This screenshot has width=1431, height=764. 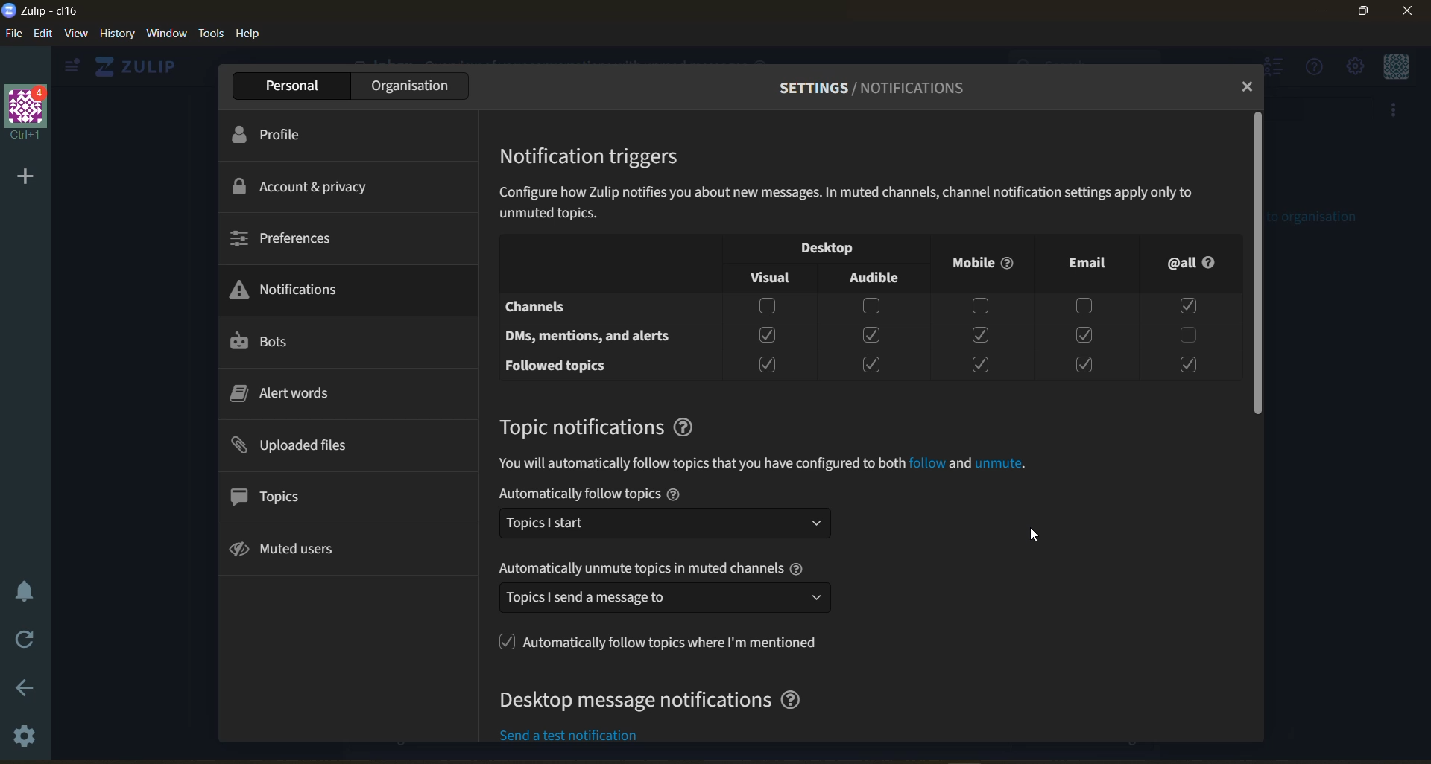 What do you see at coordinates (79, 35) in the screenshot?
I see `view` at bounding box center [79, 35].